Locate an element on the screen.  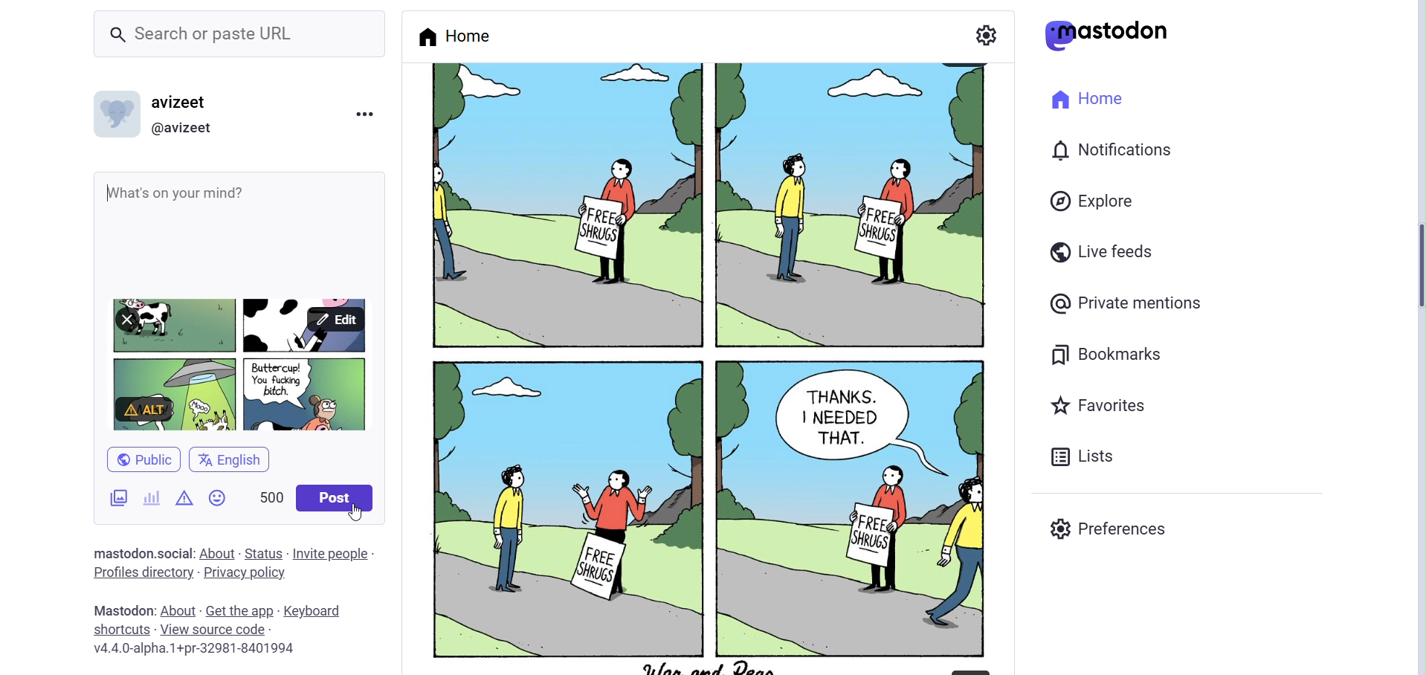
About is located at coordinates (176, 610).